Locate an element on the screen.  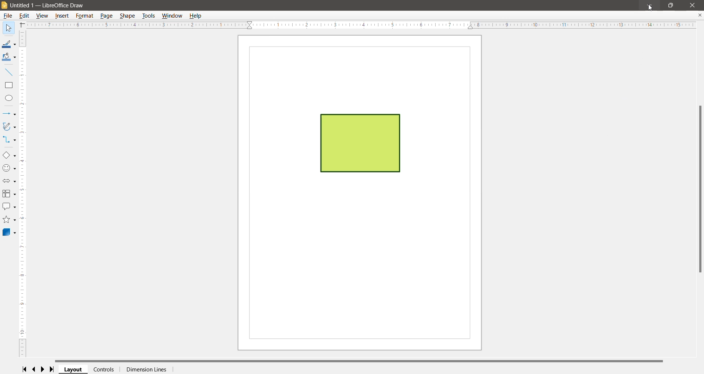
Horizontal Scroll Bar is located at coordinates (363, 360).